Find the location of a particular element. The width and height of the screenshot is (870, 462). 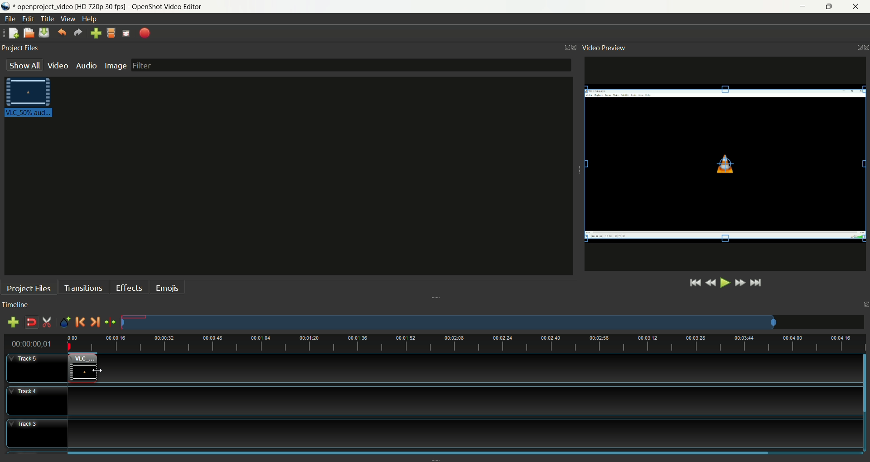

audio is located at coordinates (86, 65).